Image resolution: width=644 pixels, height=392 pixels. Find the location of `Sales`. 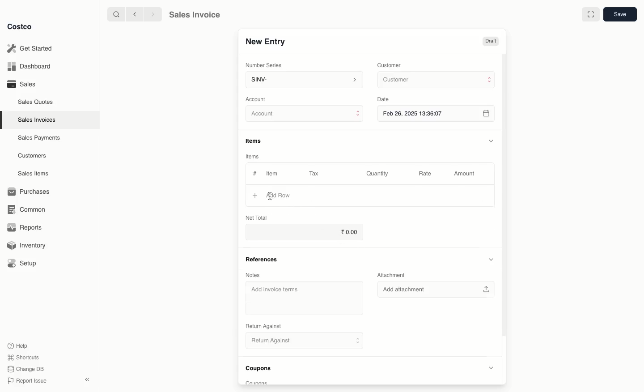

Sales is located at coordinates (21, 84).